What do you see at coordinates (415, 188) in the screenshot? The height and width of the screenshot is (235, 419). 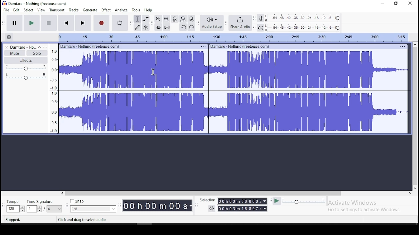 I see `scroll down` at bounding box center [415, 188].